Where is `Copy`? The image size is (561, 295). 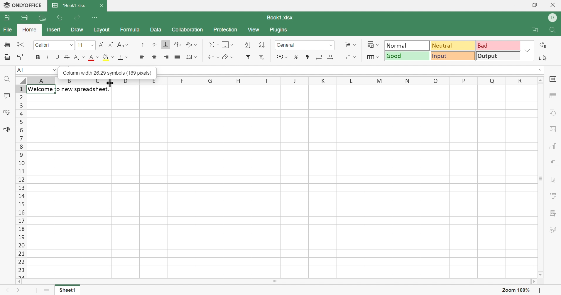
Copy is located at coordinates (6, 44).